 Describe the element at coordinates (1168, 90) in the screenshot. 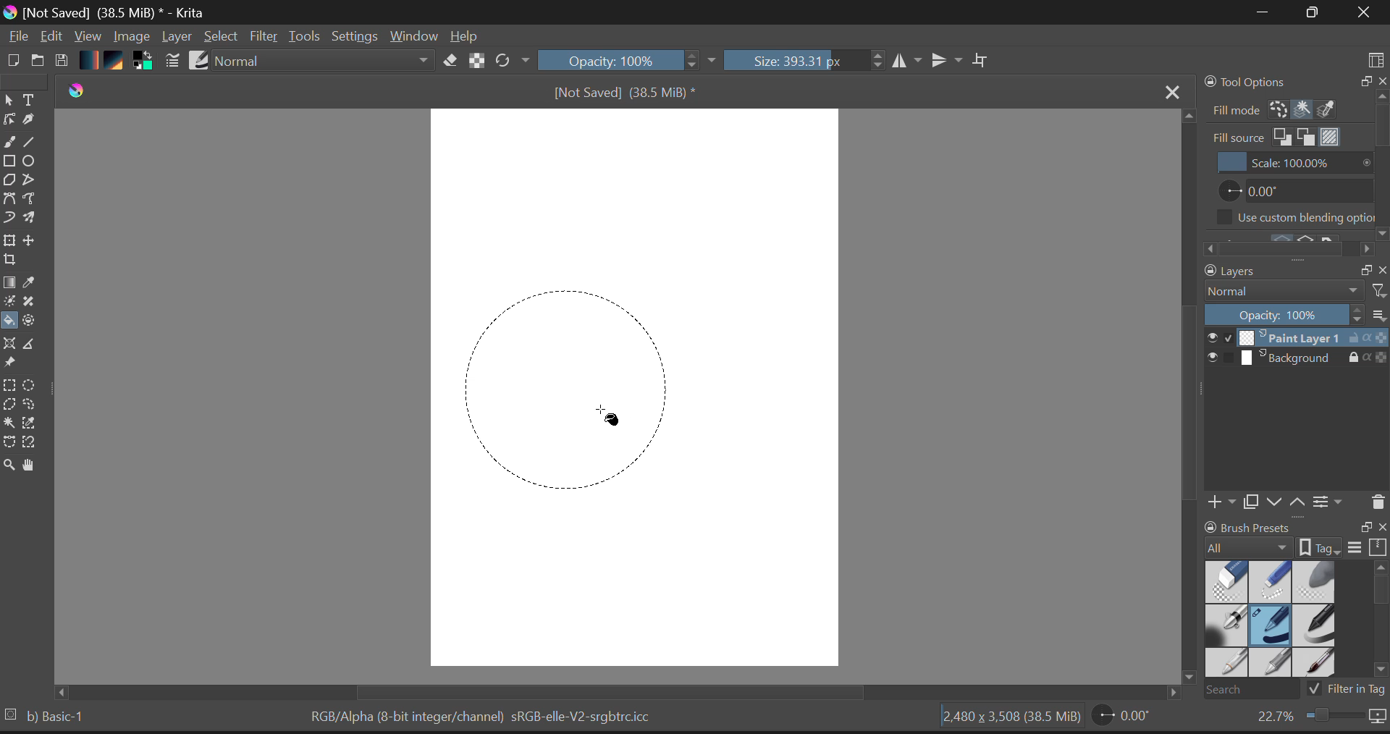

I see `Close` at that location.